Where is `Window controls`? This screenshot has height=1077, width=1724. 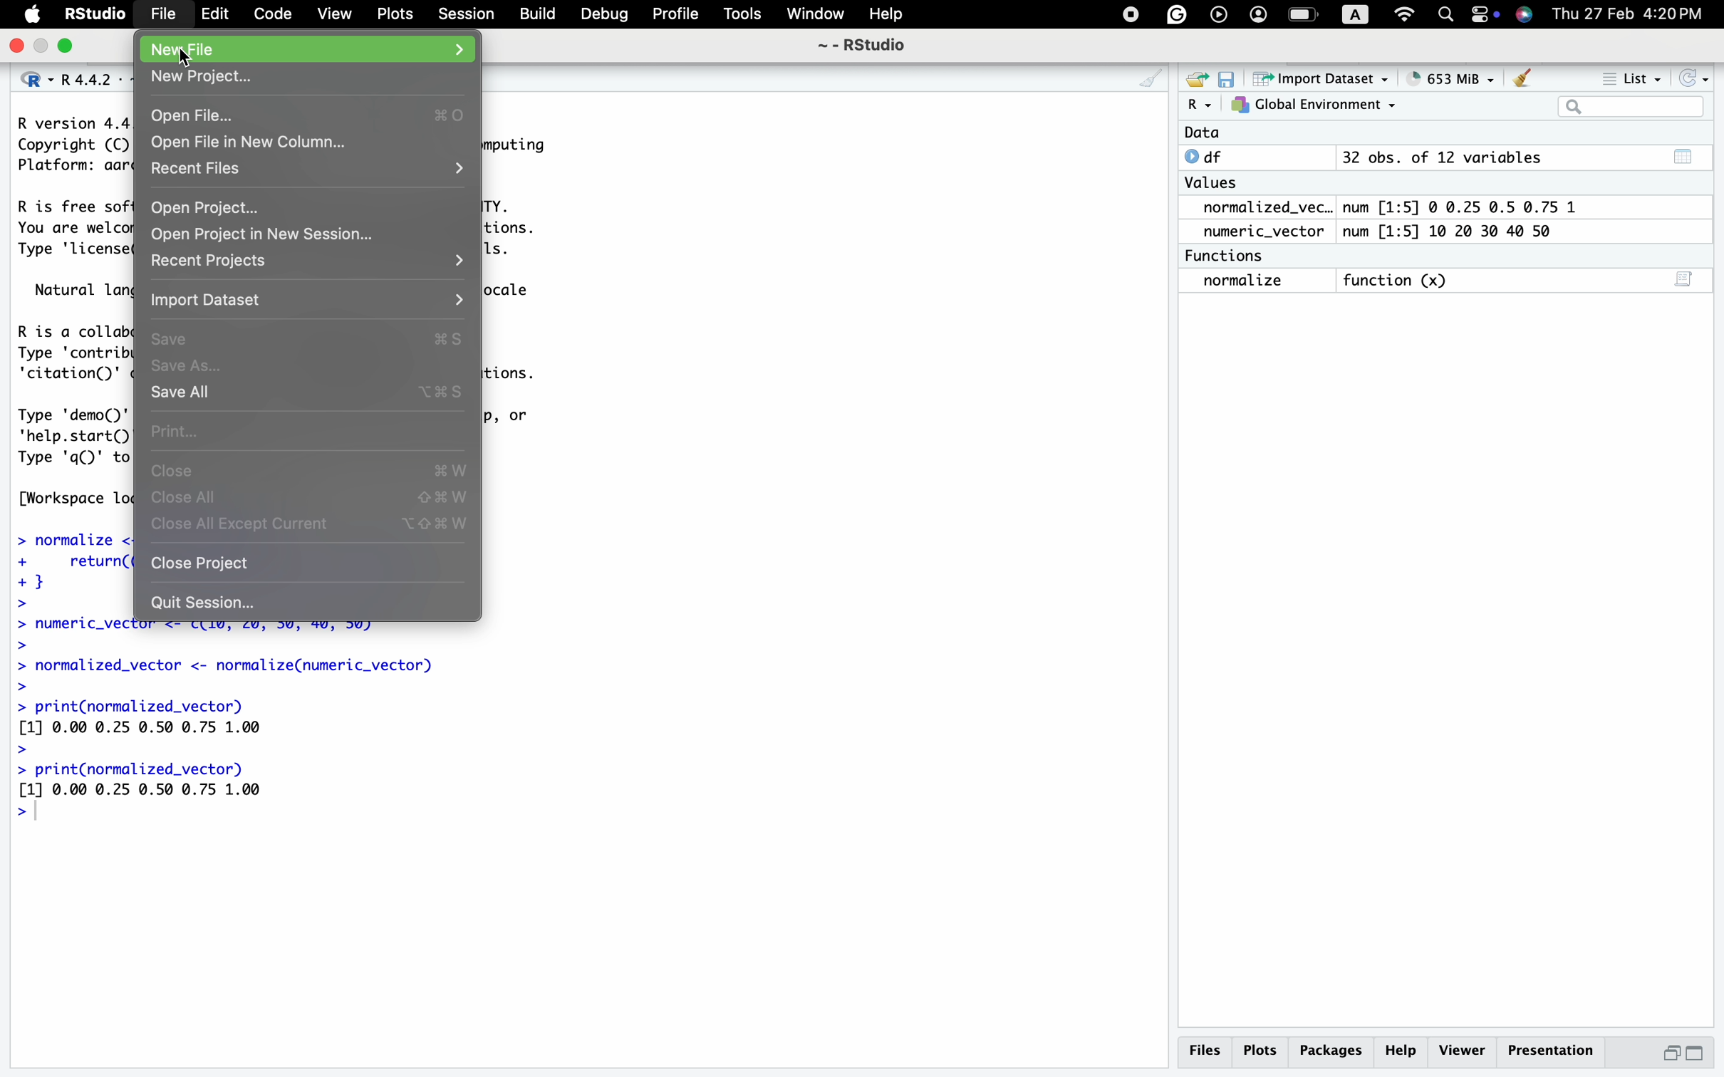
Window controls is located at coordinates (43, 47).